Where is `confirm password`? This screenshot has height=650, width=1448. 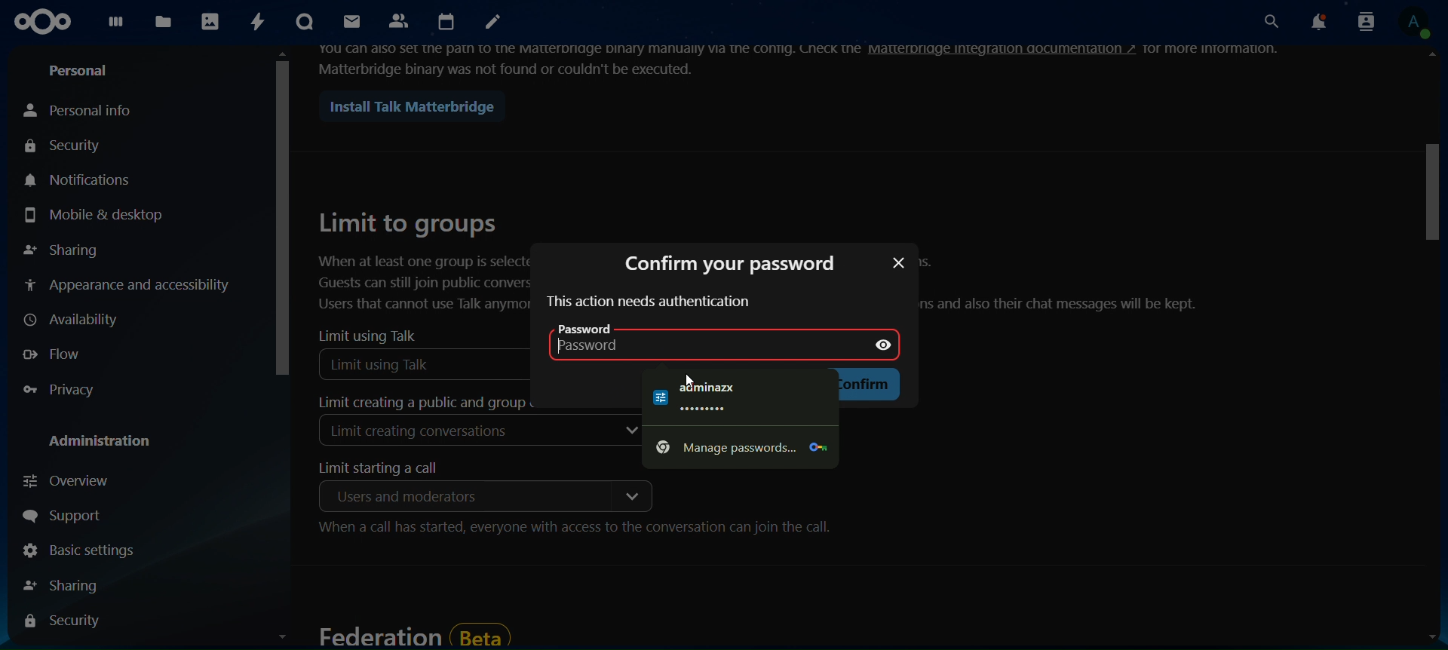
confirm password is located at coordinates (726, 262).